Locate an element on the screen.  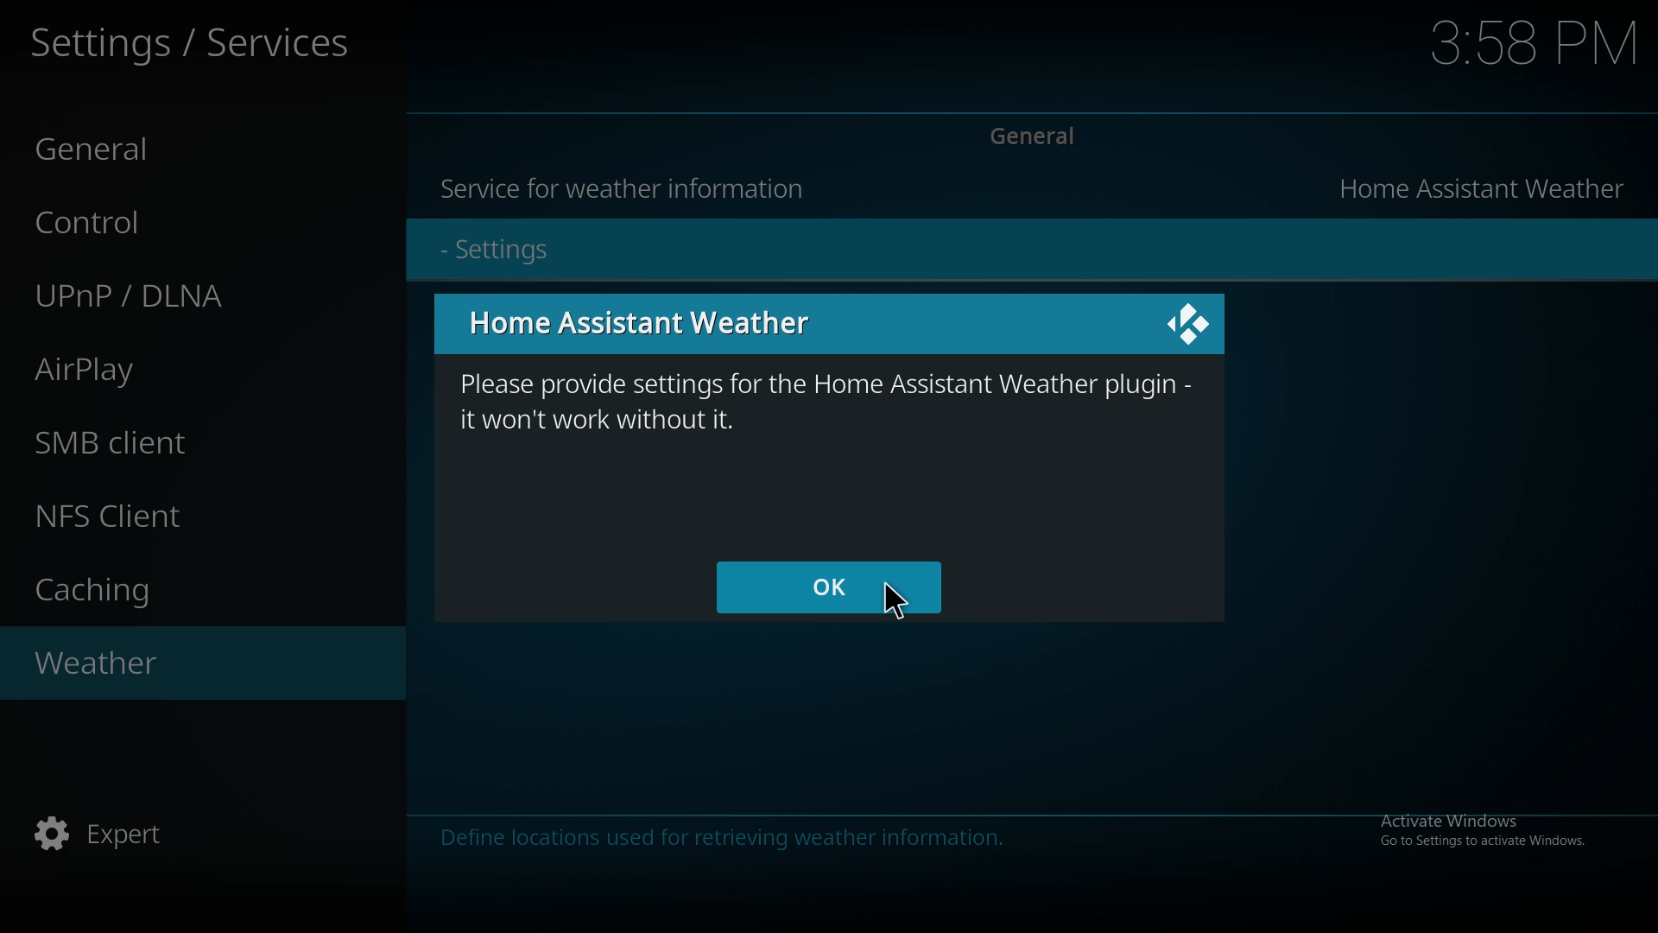
Settings/Services is located at coordinates (195, 40).